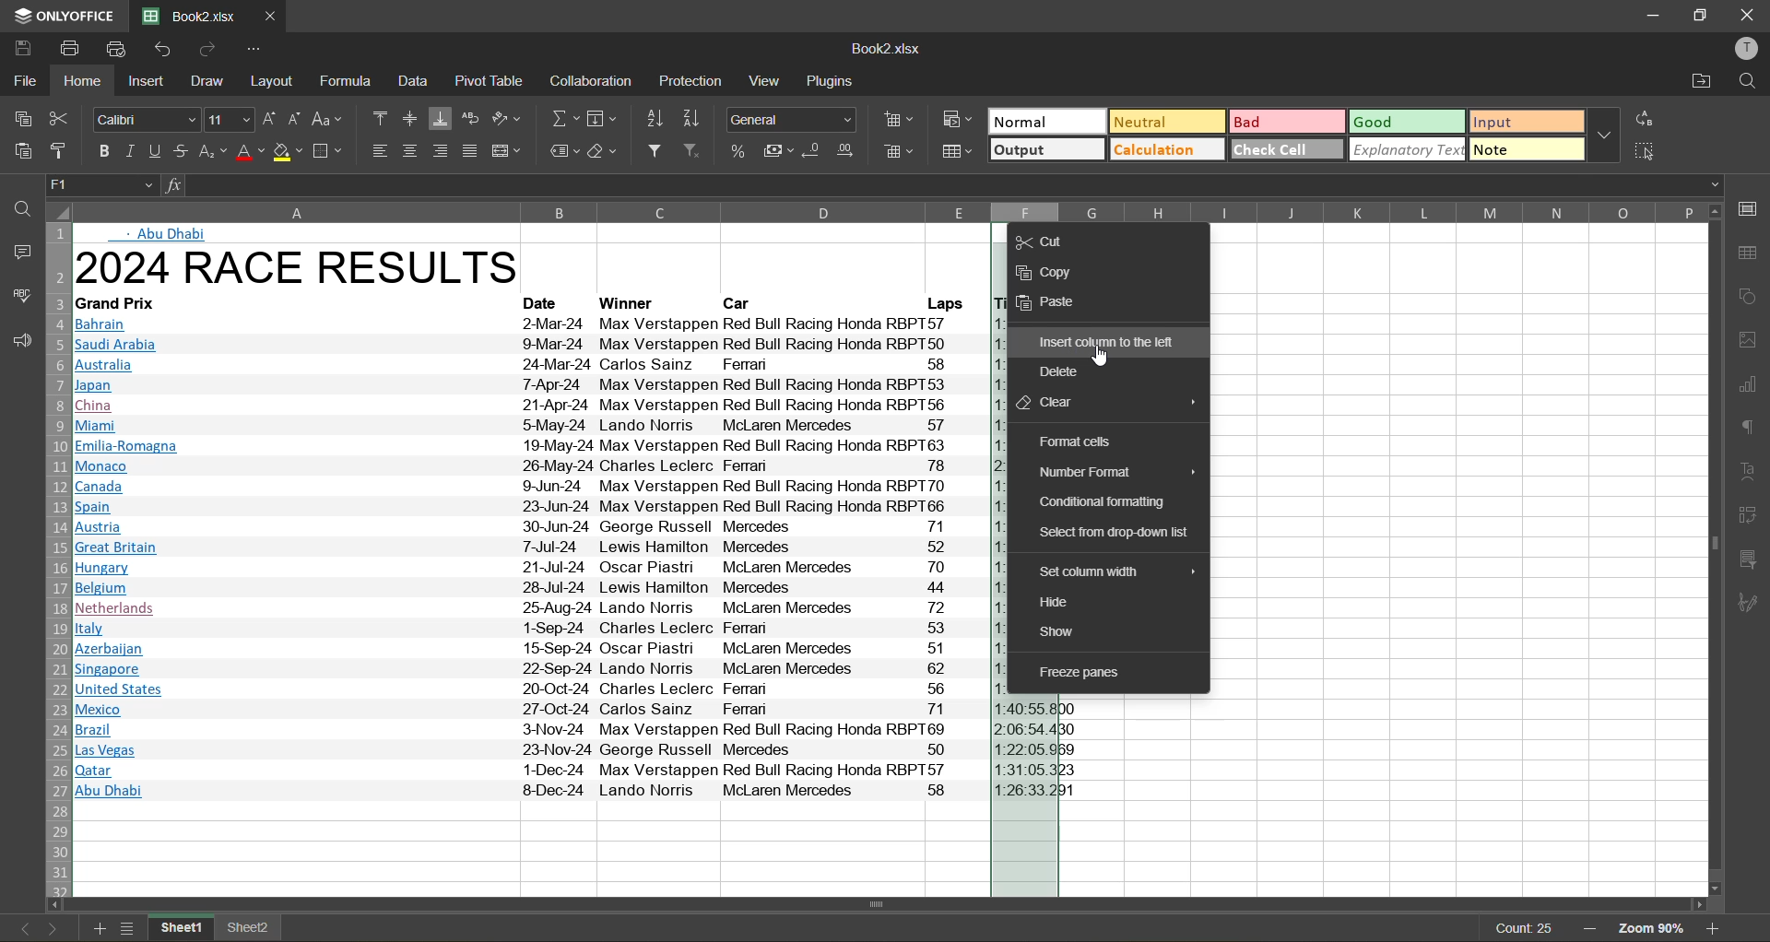 This screenshot has width=1770, height=942. Describe the element at coordinates (692, 119) in the screenshot. I see `sort descending` at that location.